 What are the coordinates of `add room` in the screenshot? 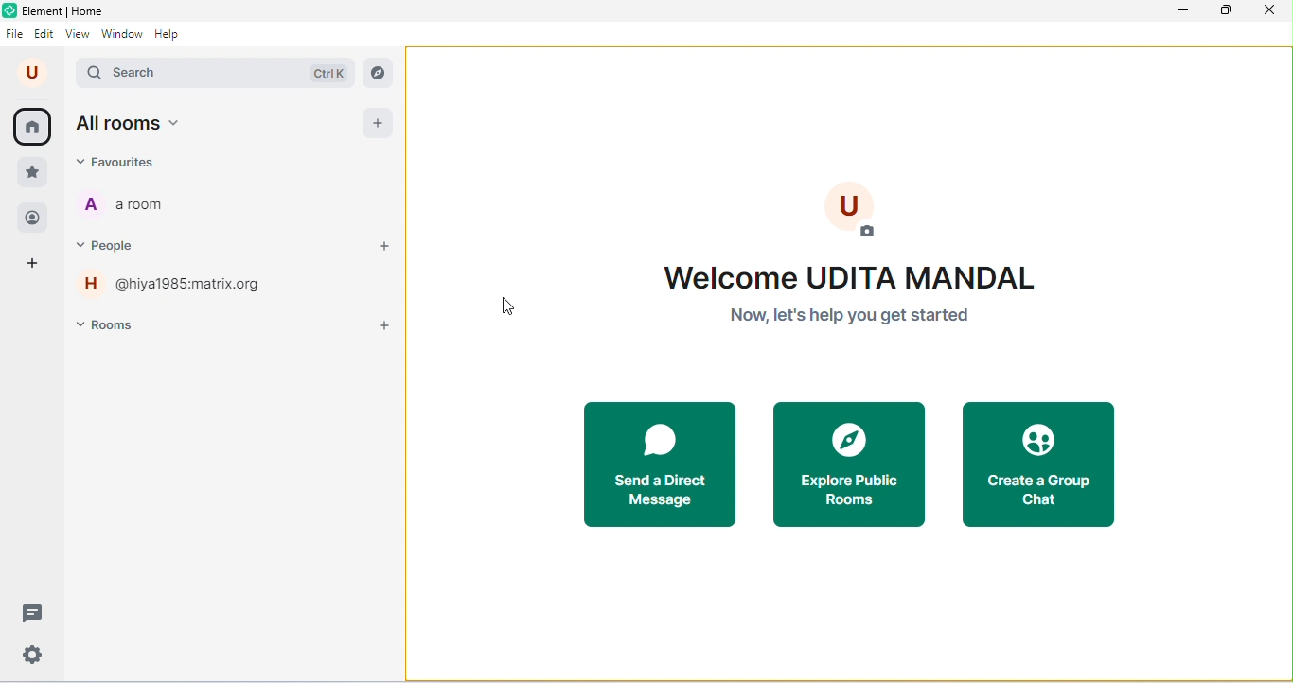 It's located at (384, 325).